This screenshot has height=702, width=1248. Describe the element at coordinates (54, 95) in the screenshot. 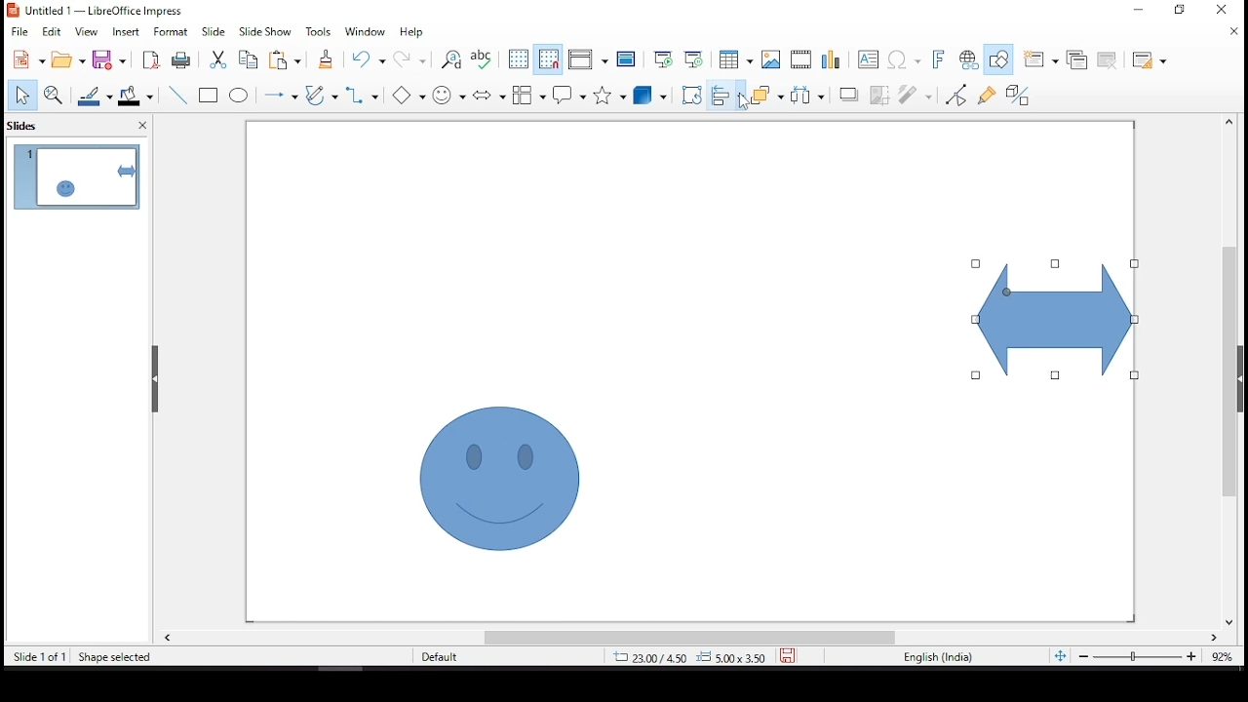

I see `zoom and pan` at that location.